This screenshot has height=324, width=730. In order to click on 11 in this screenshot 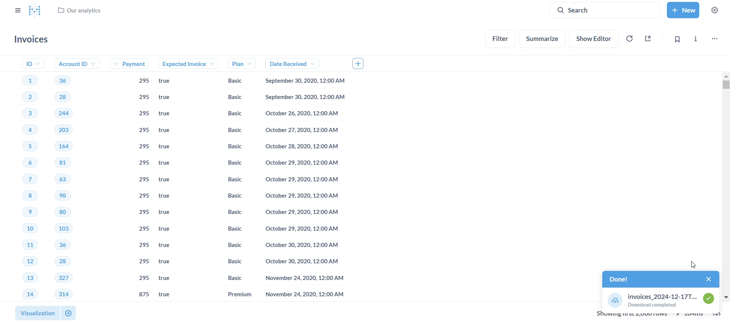, I will do `click(23, 246)`.